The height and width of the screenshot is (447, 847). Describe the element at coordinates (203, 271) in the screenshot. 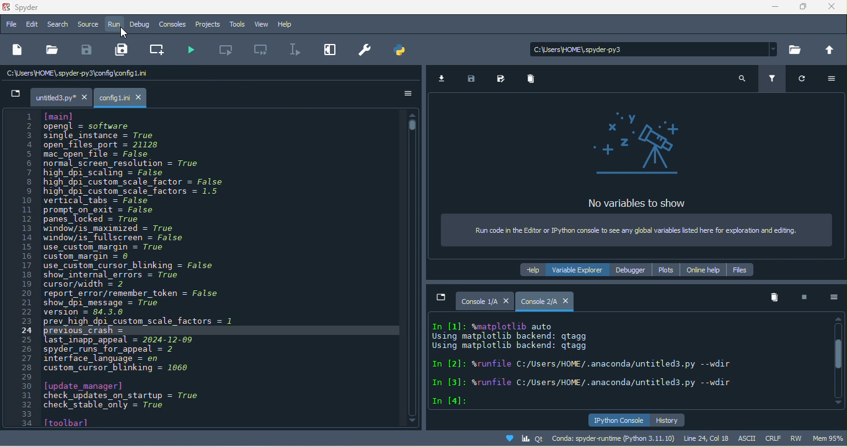

I see `text` at that location.